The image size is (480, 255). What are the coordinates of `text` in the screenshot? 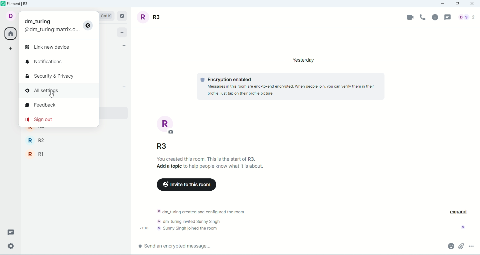 It's located at (212, 163).